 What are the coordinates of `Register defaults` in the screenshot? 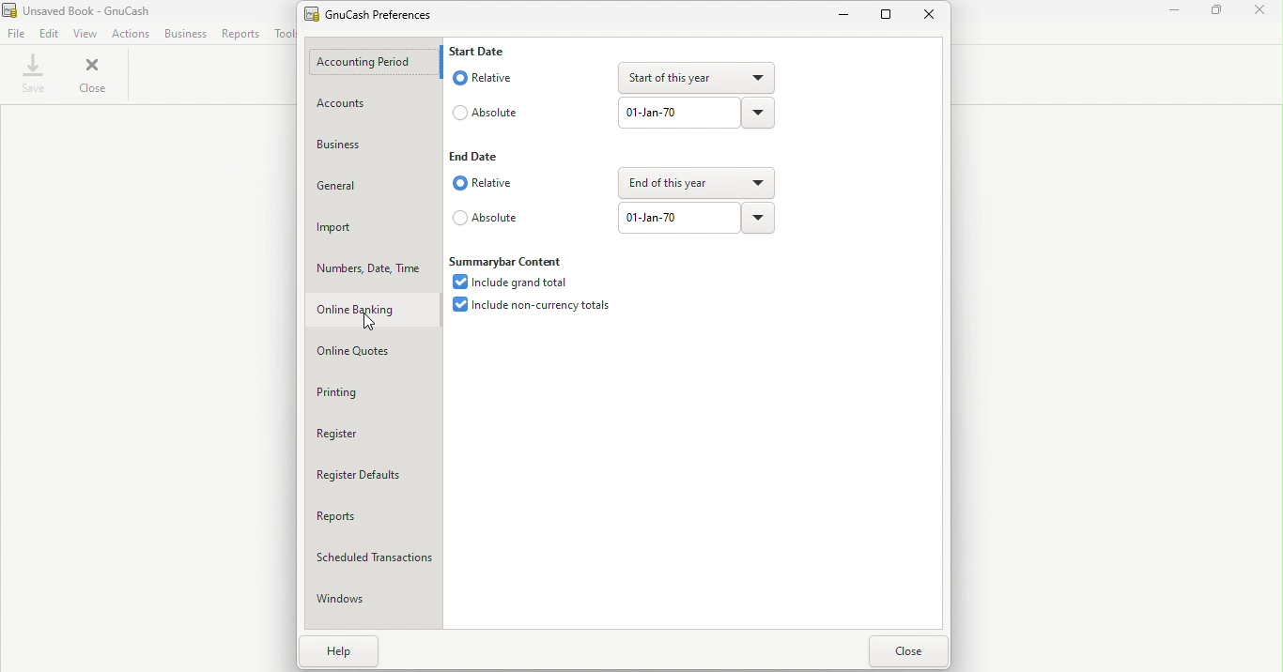 It's located at (375, 477).